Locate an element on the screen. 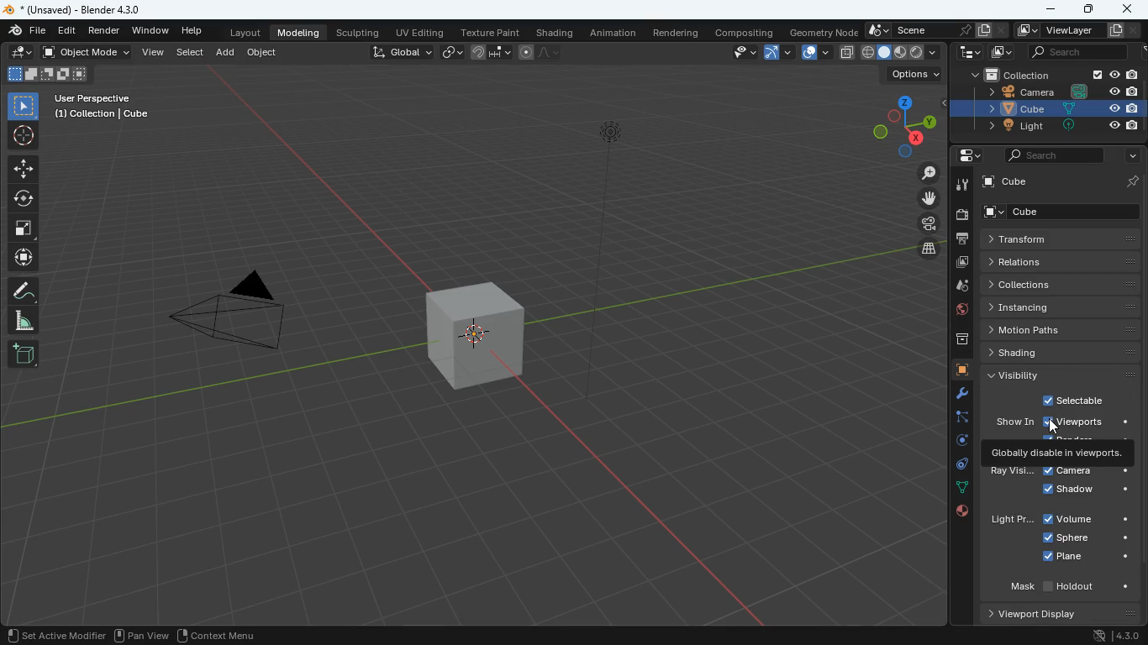 This screenshot has width=1148, height=645. window is located at coordinates (150, 30).